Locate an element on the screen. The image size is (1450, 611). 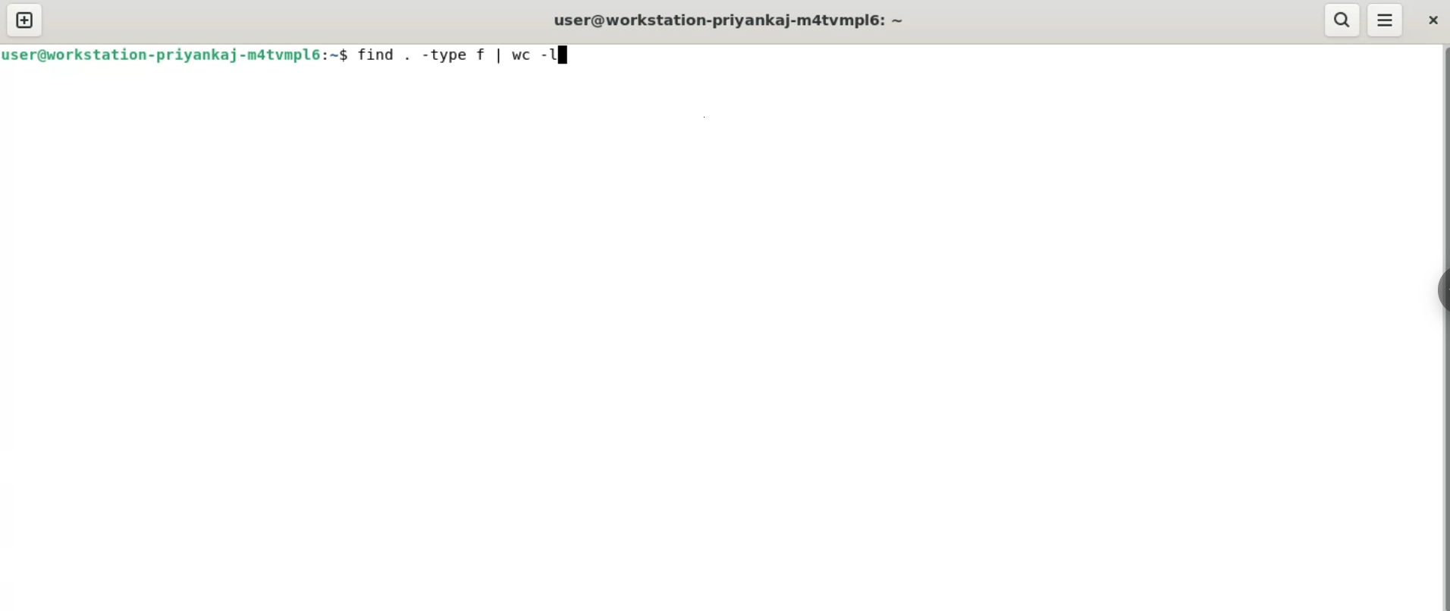
user@workstation-priyankaj-m4tvmlp6:~ is located at coordinates (730, 20).